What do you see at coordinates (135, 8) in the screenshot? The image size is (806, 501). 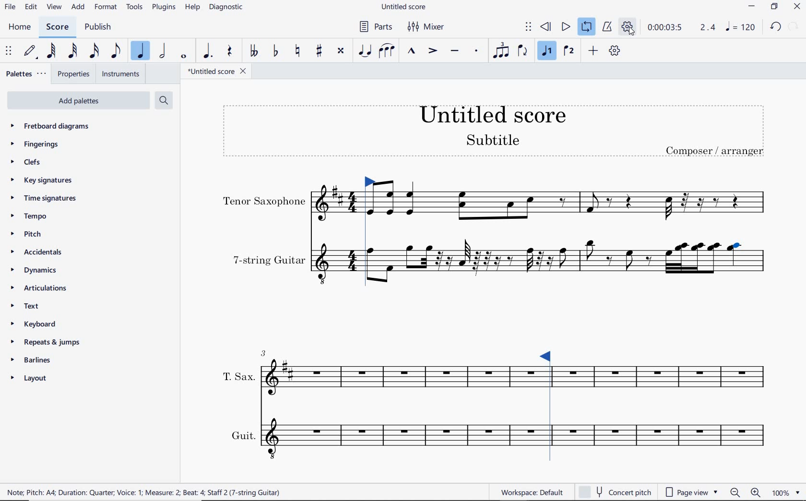 I see `TOOLS` at bounding box center [135, 8].